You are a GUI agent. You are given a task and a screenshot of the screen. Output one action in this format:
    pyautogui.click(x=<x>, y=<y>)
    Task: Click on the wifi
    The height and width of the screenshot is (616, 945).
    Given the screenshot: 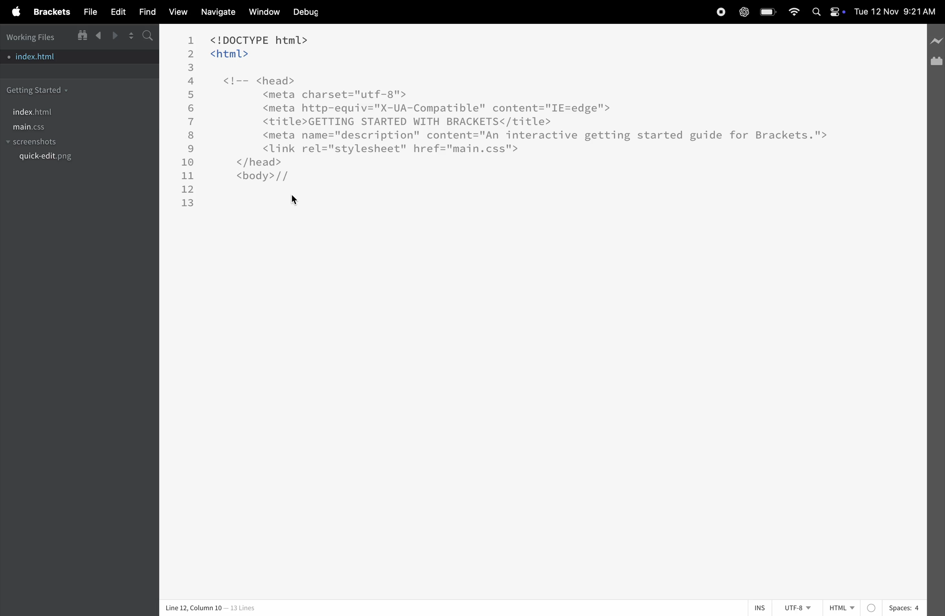 What is the action you would take?
    pyautogui.click(x=792, y=11)
    